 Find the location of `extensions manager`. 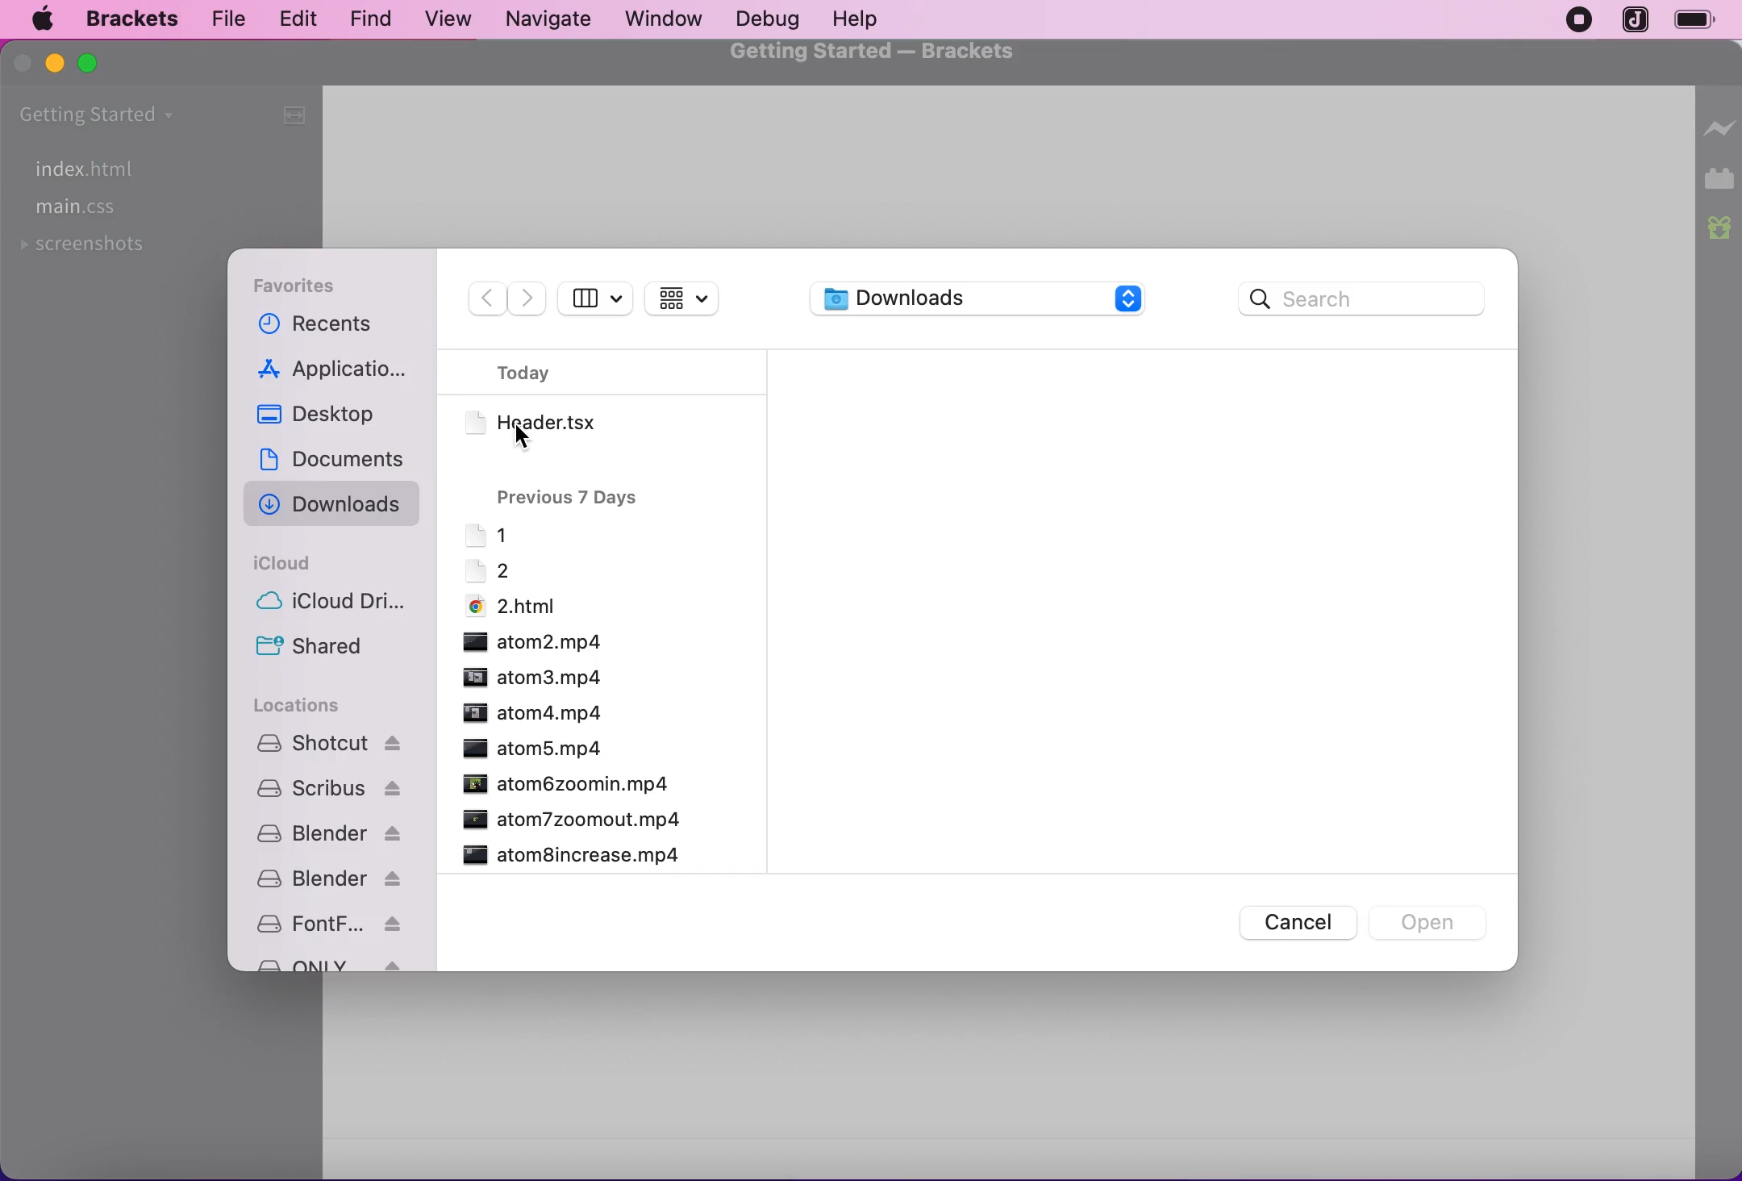

extensions manager is located at coordinates (1721, 180).